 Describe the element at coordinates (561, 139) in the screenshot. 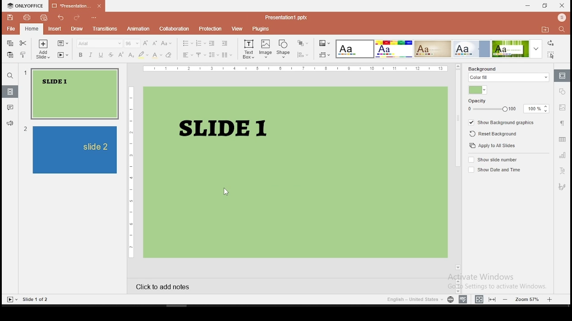

I see `table settings` at that location.